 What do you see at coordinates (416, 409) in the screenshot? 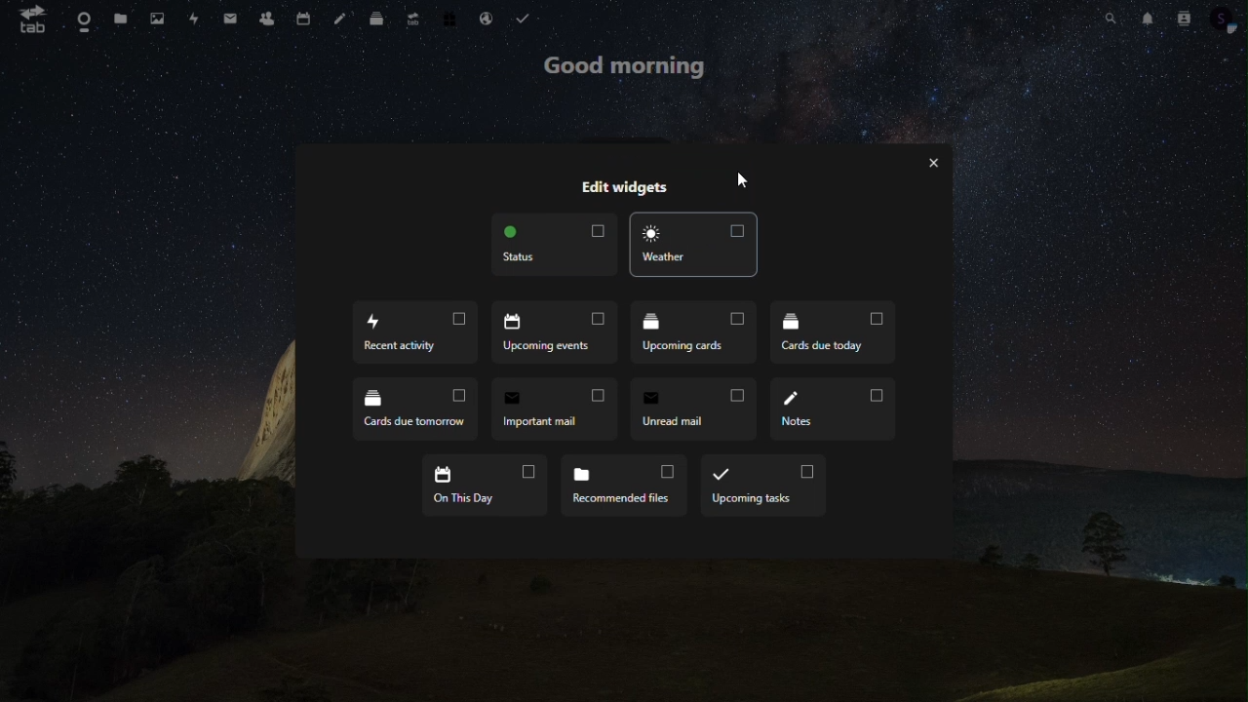
I see `cards due tomarrow` at bounding box center [416, 409].